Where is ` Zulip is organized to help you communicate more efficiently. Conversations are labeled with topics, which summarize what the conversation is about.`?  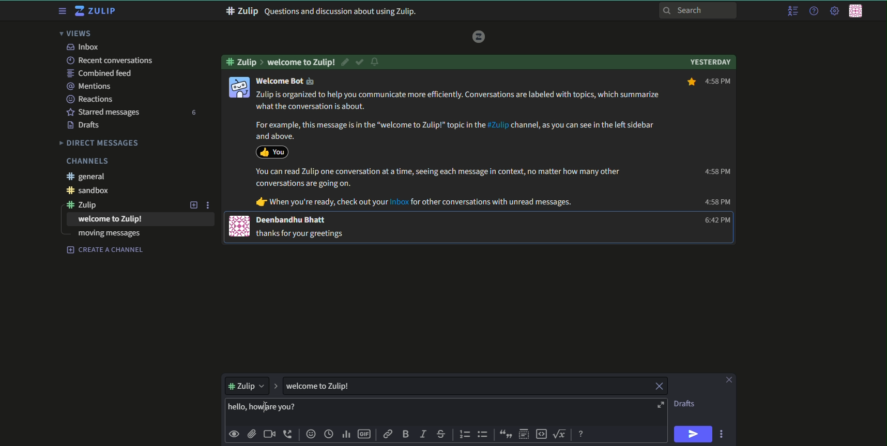
 Zulip is organized to help you communicate more efficiently. Conversations are labeled with topics, which summarize what the conversation is about. is located at coordinates (460, 101).